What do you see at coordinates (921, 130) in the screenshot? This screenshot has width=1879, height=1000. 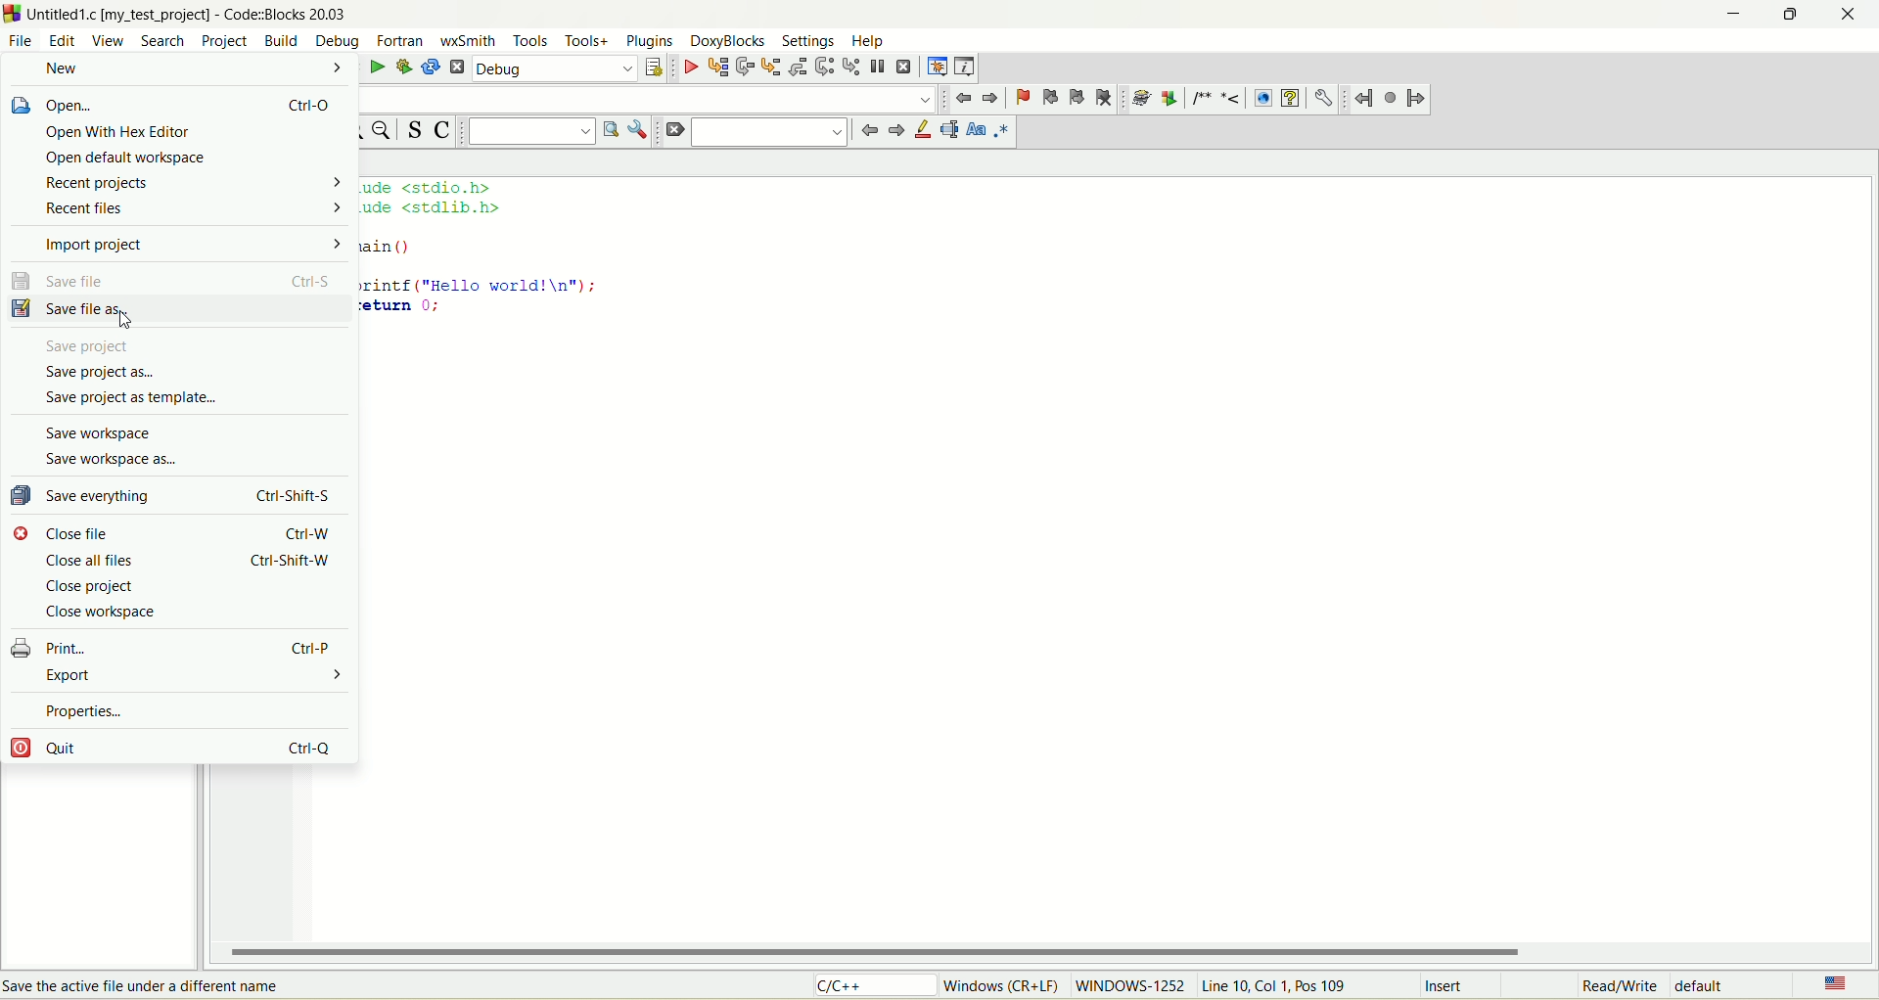 I see `highlight` at bounding box center [921, 130].